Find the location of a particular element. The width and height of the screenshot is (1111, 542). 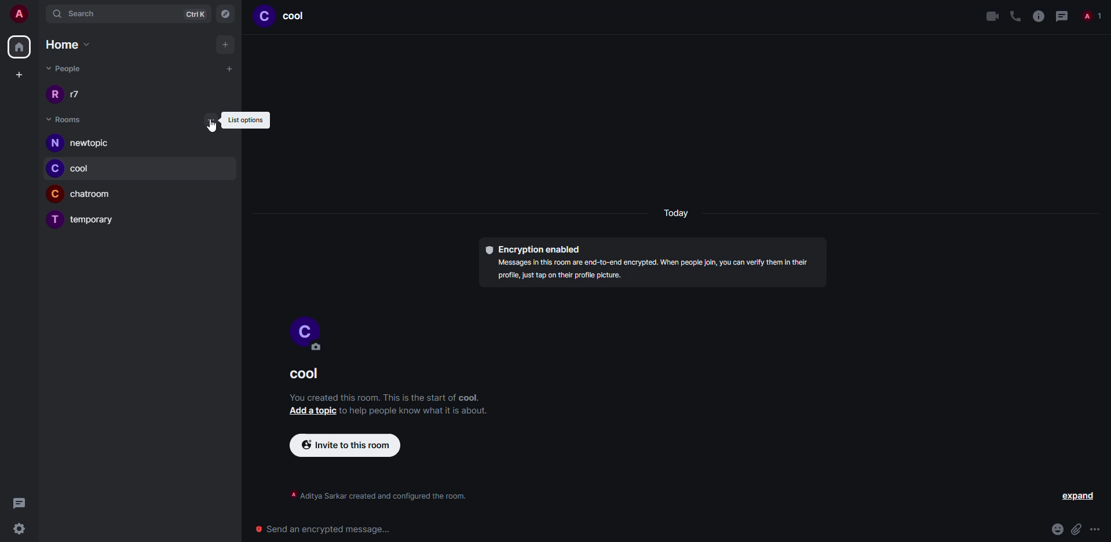

emoji is located at coordinates (1056, 529).